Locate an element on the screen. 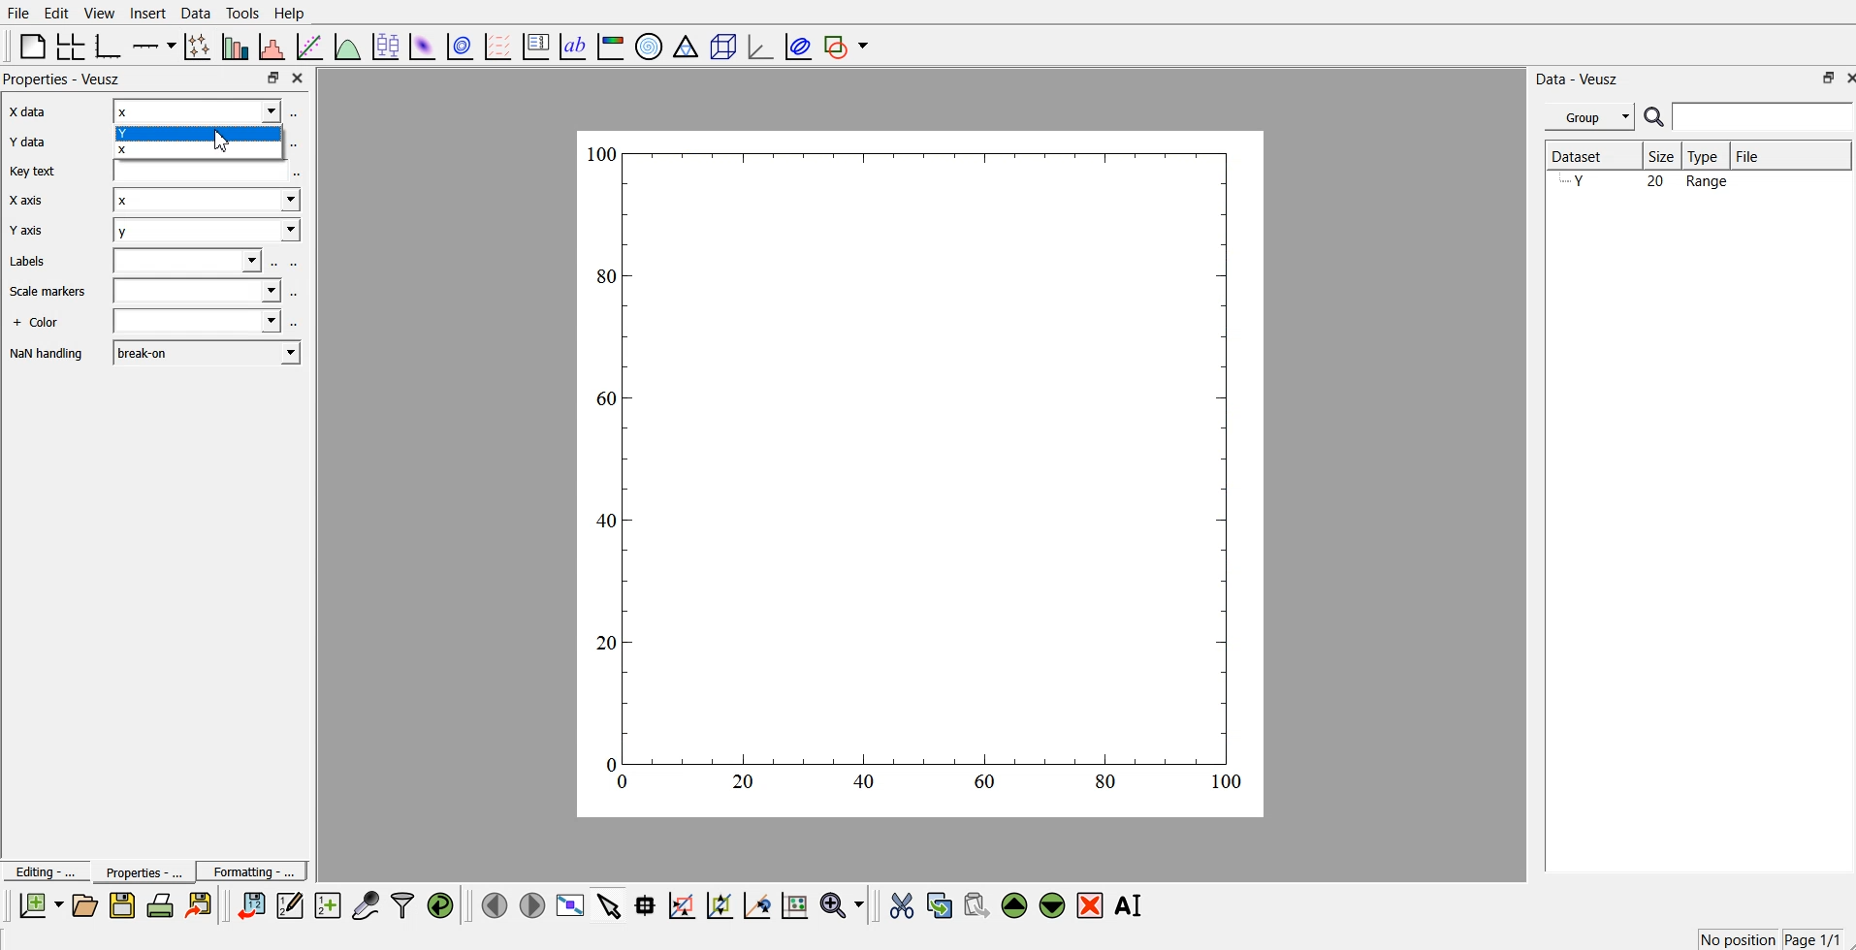 The height and width of the screenshot is (950, 1856). plot a vector field is located at coordinates (500, 46).